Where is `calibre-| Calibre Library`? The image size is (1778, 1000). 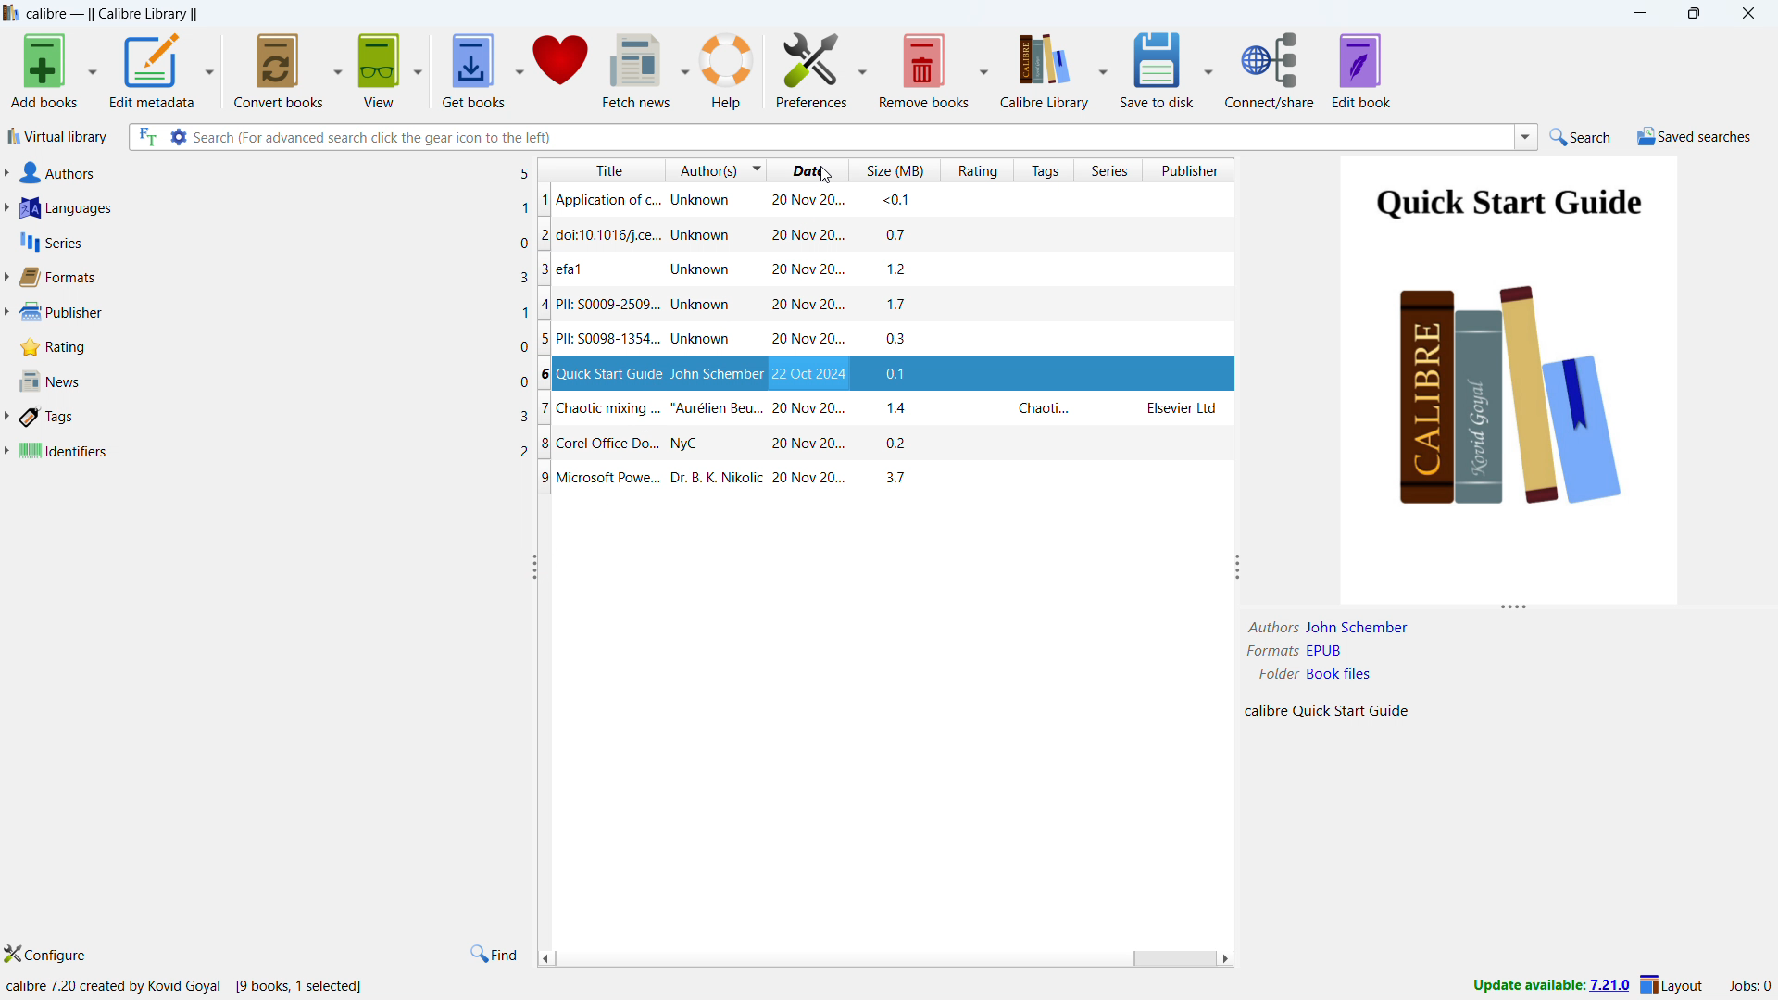
calibre-| Calibre Library is located at coordinates (111, 15).